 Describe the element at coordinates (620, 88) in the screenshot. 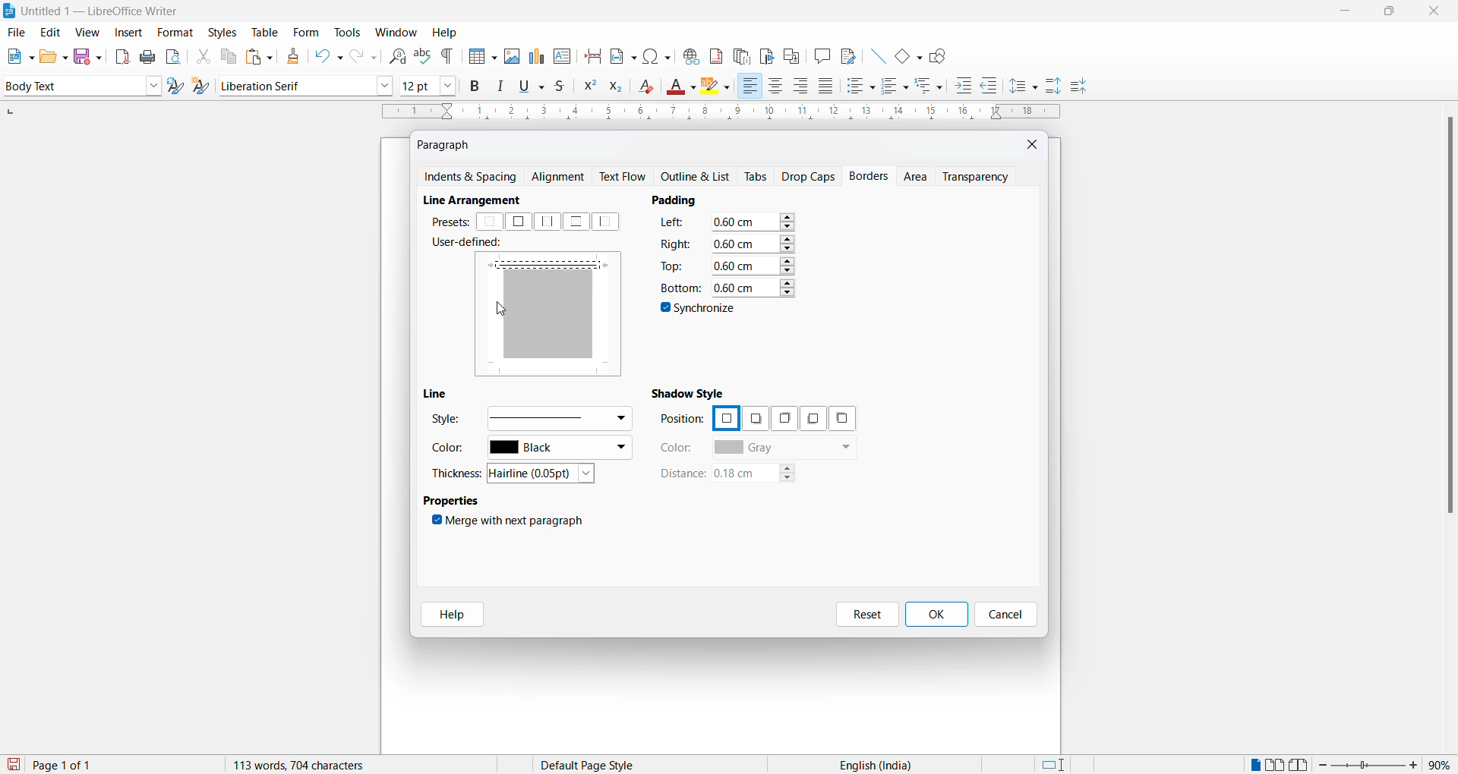

I see `subscript` at that location.